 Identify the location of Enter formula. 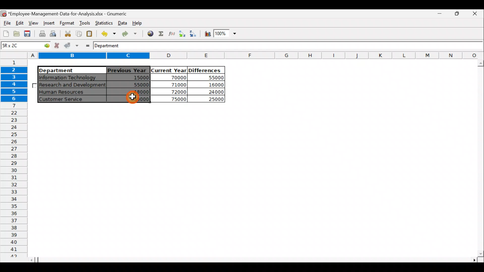
(86, 45).